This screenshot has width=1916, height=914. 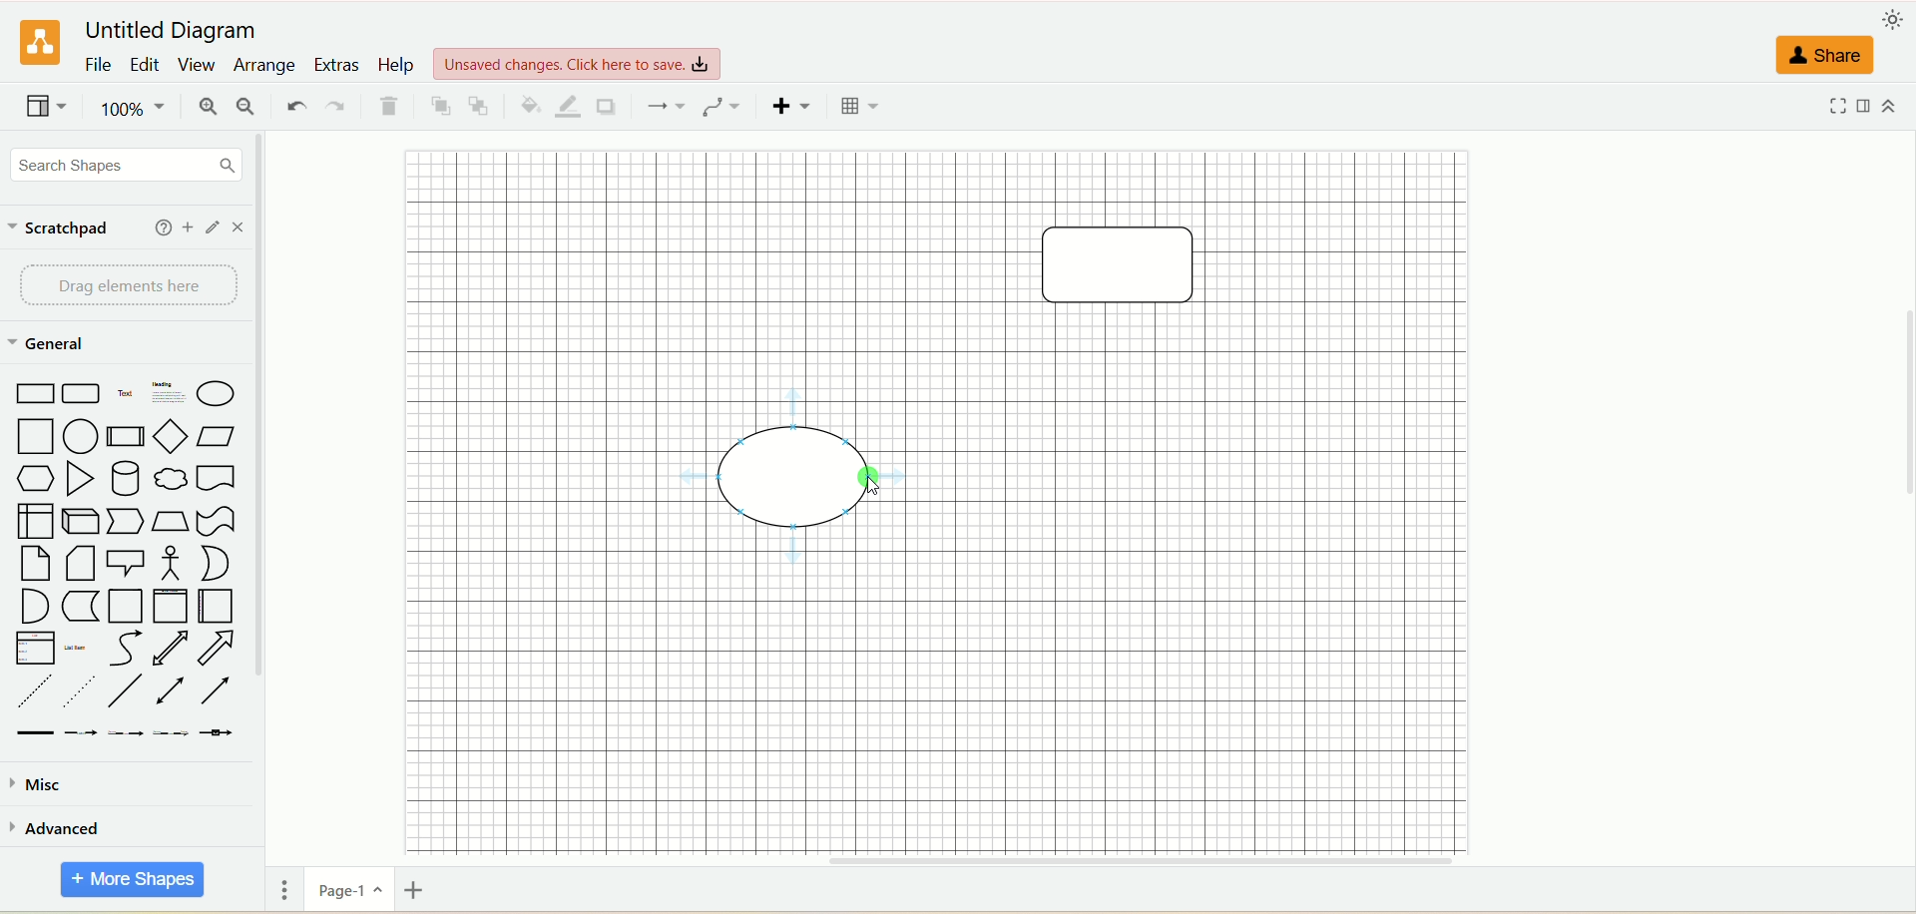 I want to click on scratchpad, so click(x=64, y=229).